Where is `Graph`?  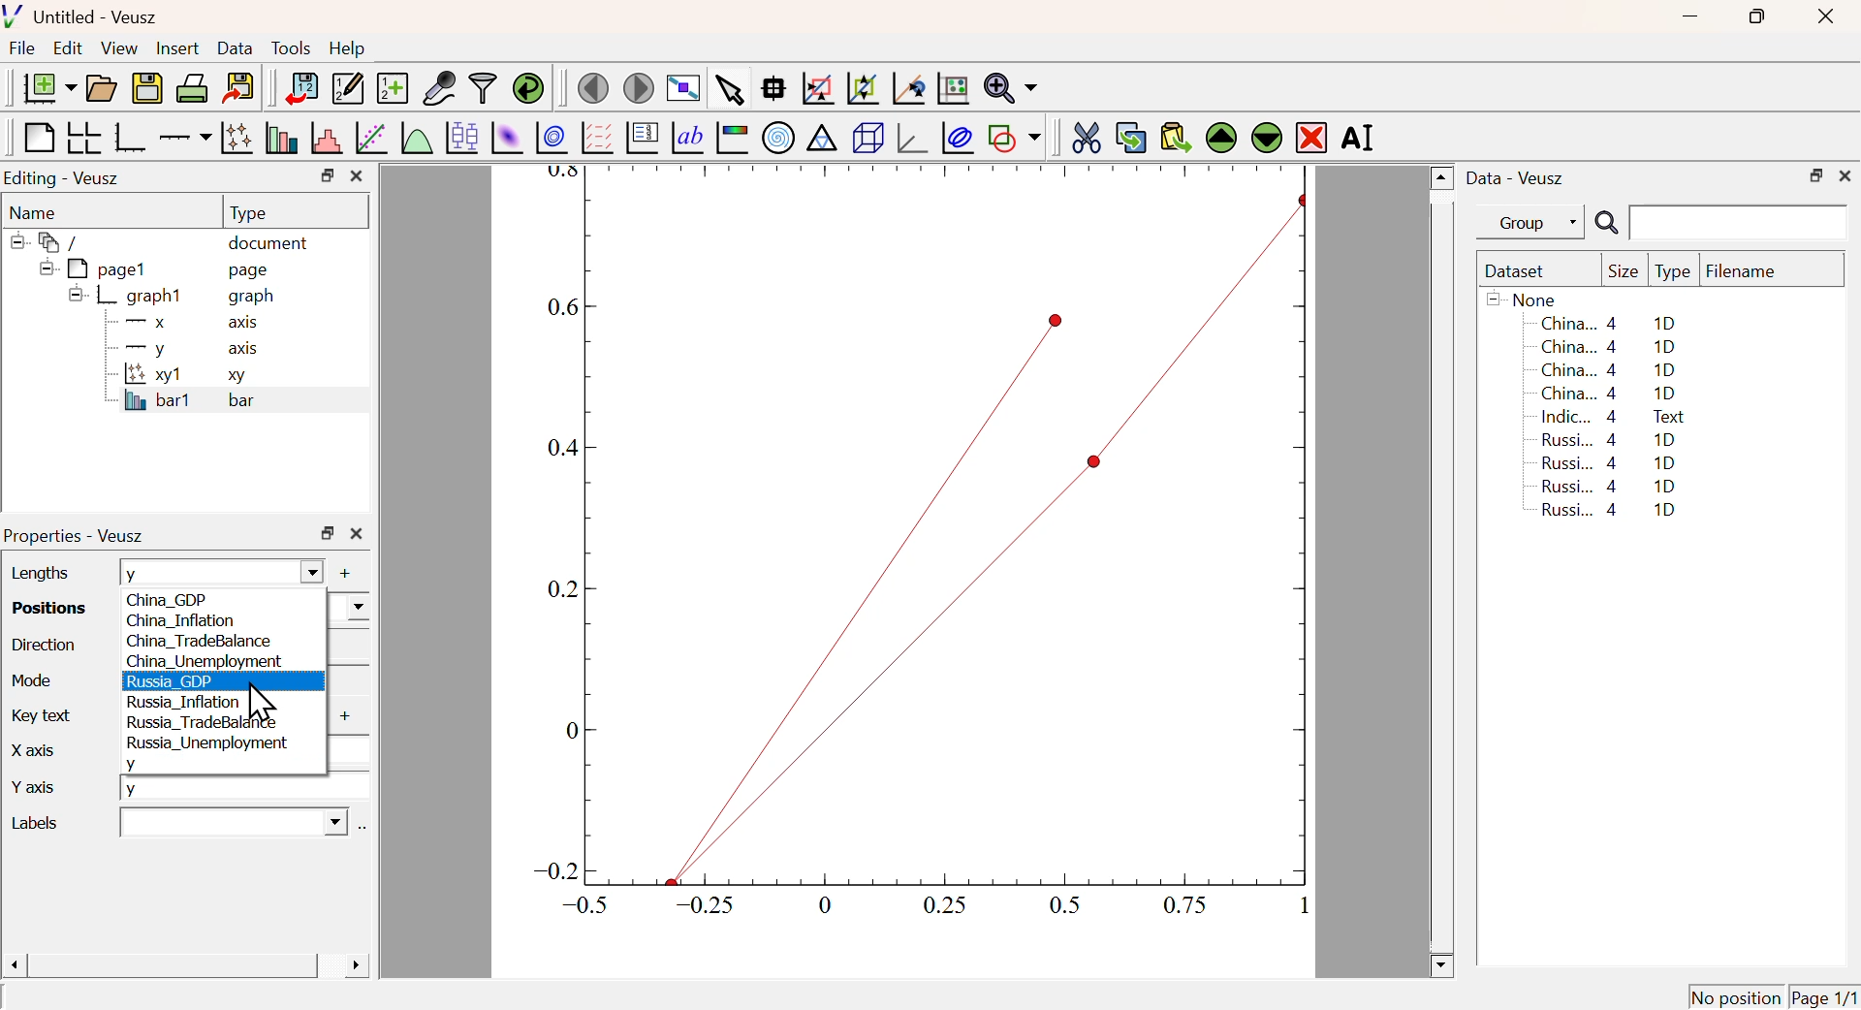 Graph is located at coordinates (916, 549).